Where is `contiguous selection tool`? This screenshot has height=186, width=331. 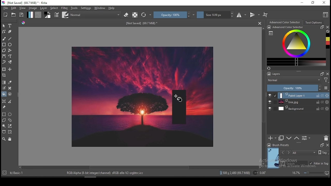
contiguous selection tool is located at coordinates (4, 126).